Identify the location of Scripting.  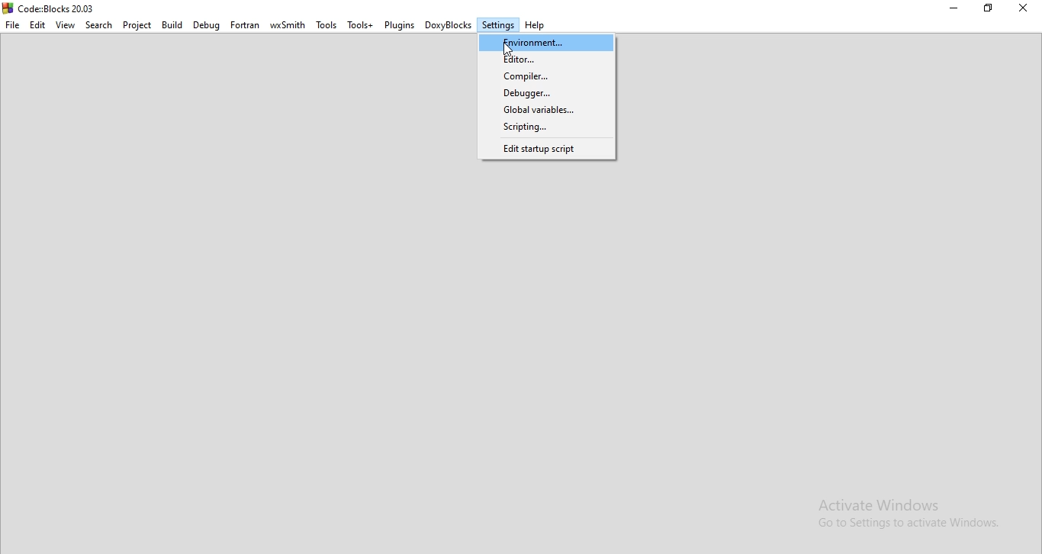
(545, 128).